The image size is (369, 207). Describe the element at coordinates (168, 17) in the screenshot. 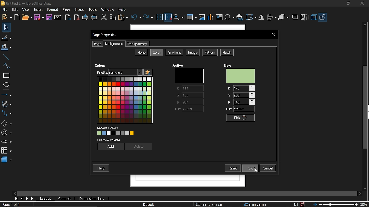

I see `Snap to grid` at that location.